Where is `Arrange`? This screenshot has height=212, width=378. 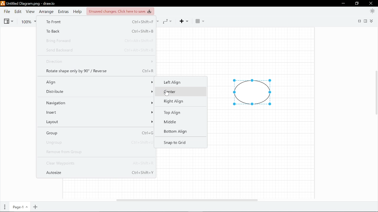
Arrange is located at coordinates (46, 11).